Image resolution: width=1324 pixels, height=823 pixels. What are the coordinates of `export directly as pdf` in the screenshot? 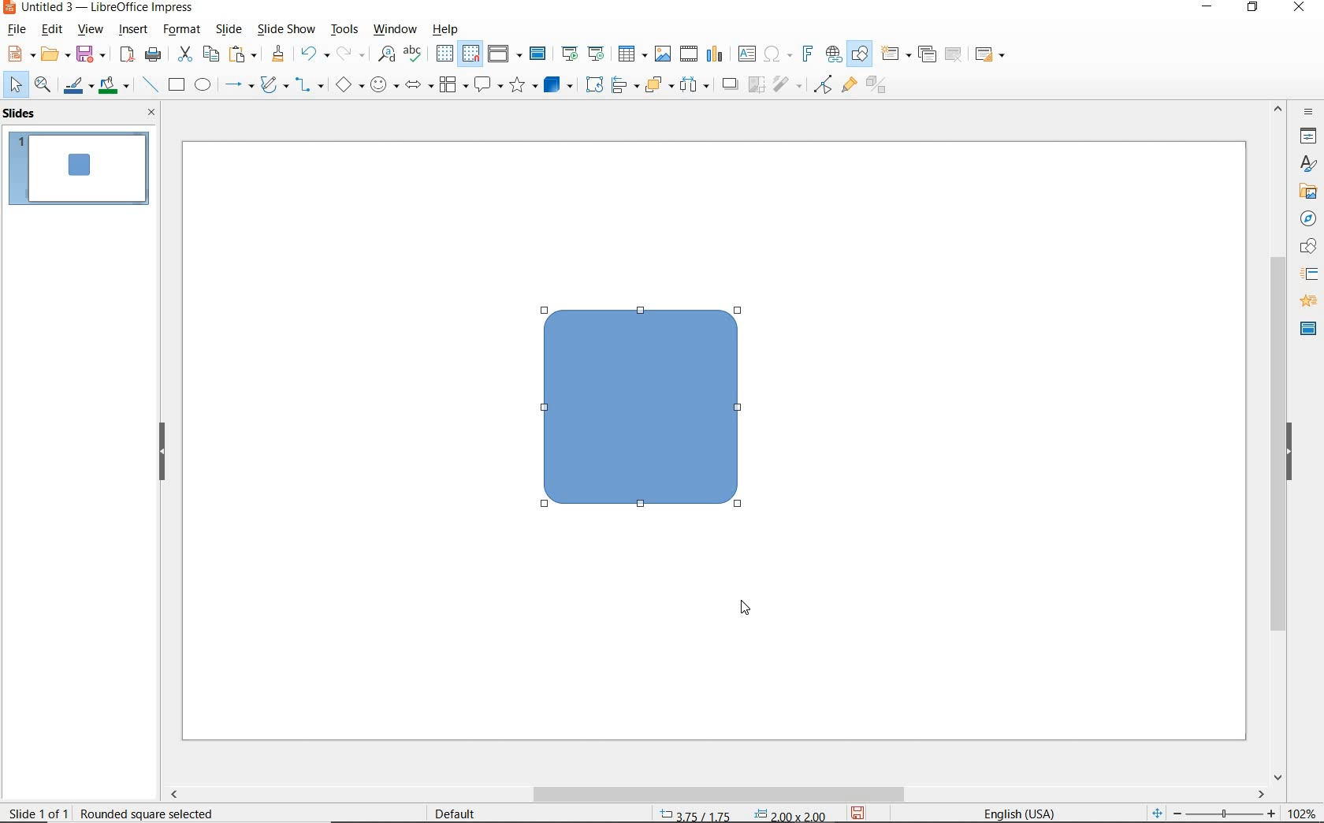 It's located at (128, 55).